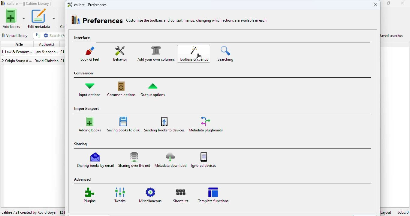 The height and width of the screenshot is (216, 410). I want to click on maximize, so click(389, 3).